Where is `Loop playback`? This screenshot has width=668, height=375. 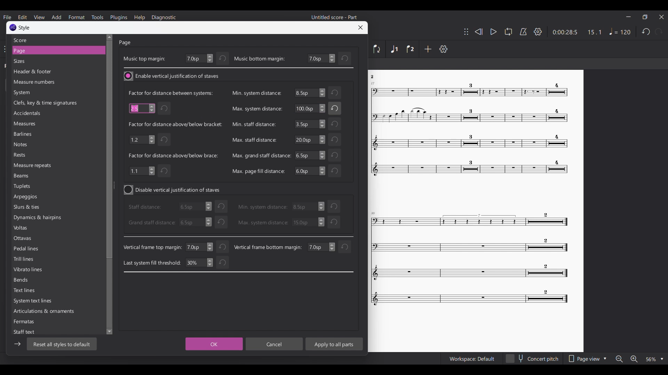 Loop playback is located at coordinates (508, 32).